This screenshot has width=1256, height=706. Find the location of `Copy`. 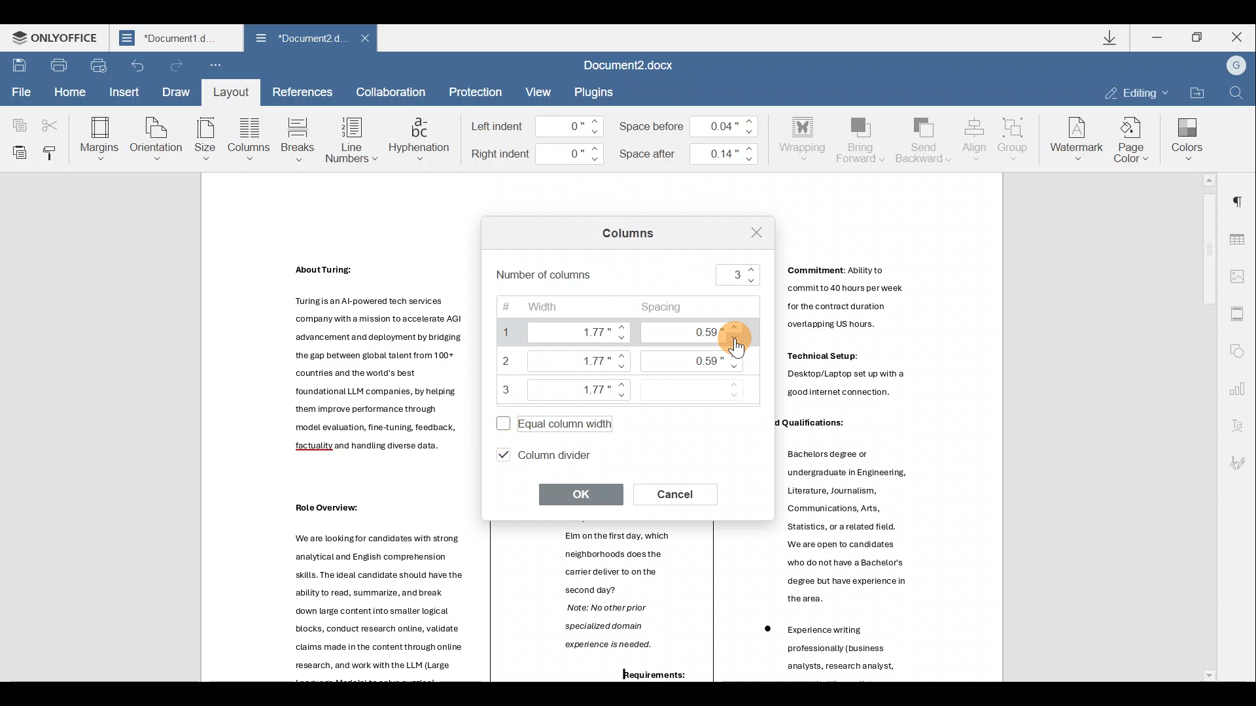

Copy is located at coordinates (16, 119).